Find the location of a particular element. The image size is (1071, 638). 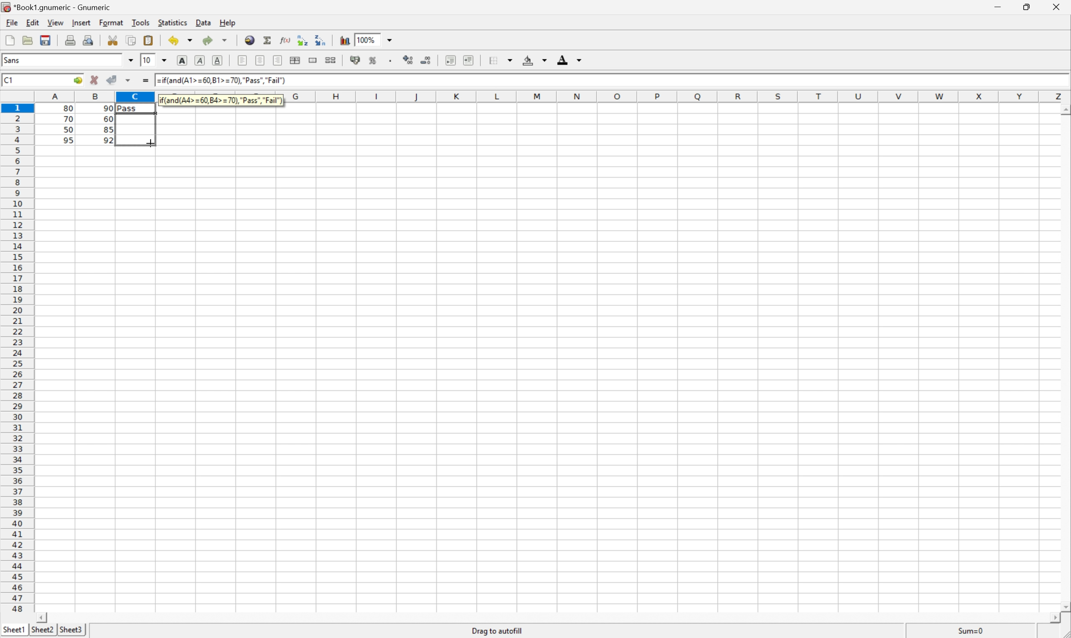

80 is located at coordinates (71, 107).